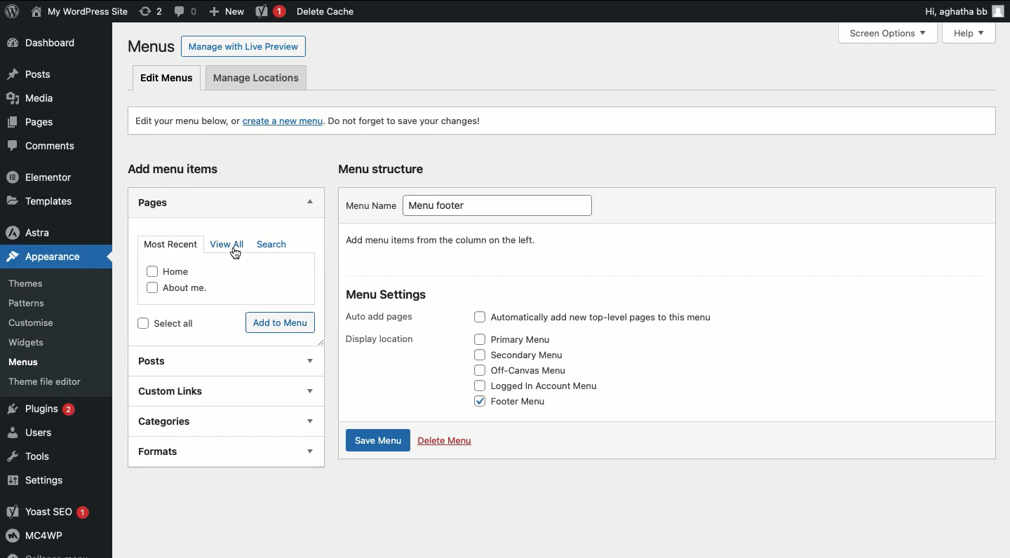  I want to click on  Do not forget to save your changes!, so click(416, 122).